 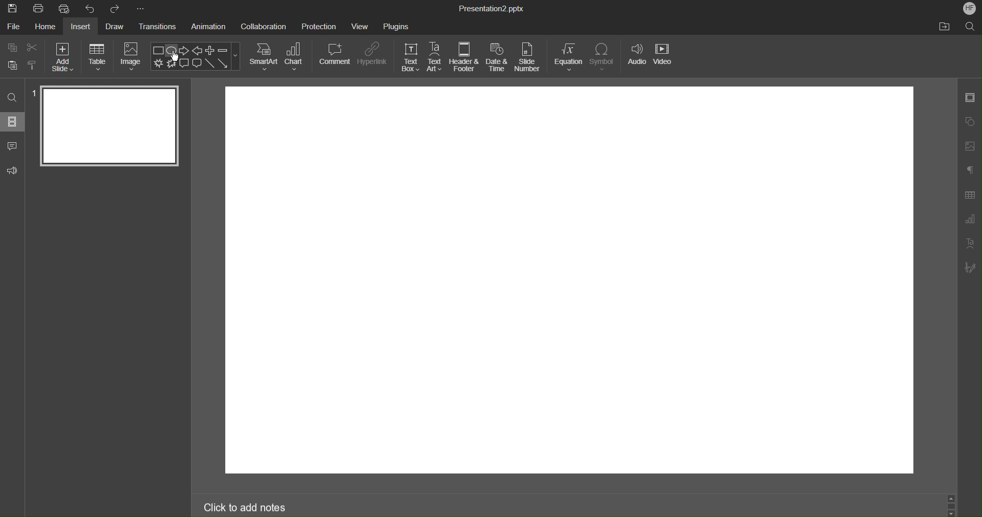 I want to click on Video, so click(x=665, y=58).